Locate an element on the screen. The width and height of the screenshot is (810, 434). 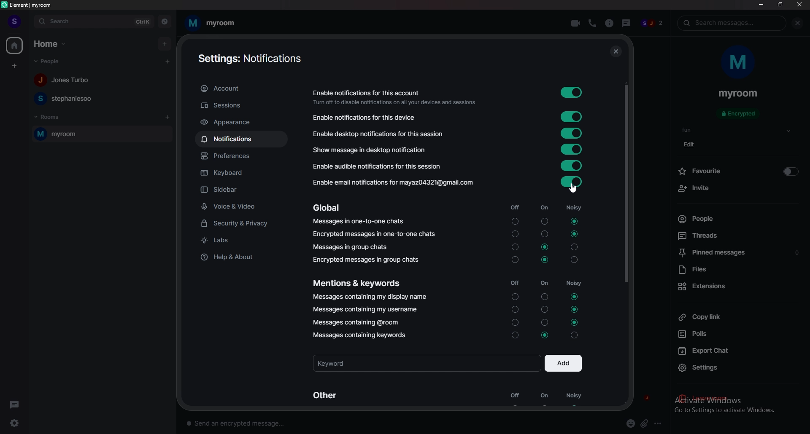
off is located at coordinates (515, 397).